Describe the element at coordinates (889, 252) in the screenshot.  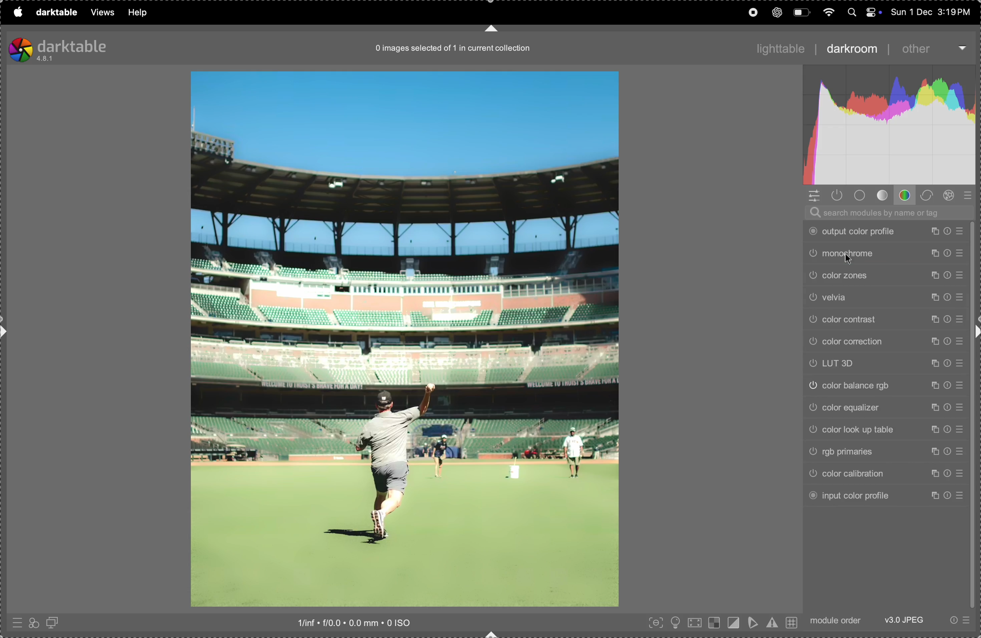
I see `monochrome` at that location.